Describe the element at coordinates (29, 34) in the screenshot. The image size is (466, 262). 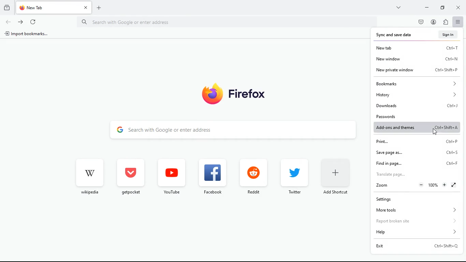
I see `import bookmarks` at that location.